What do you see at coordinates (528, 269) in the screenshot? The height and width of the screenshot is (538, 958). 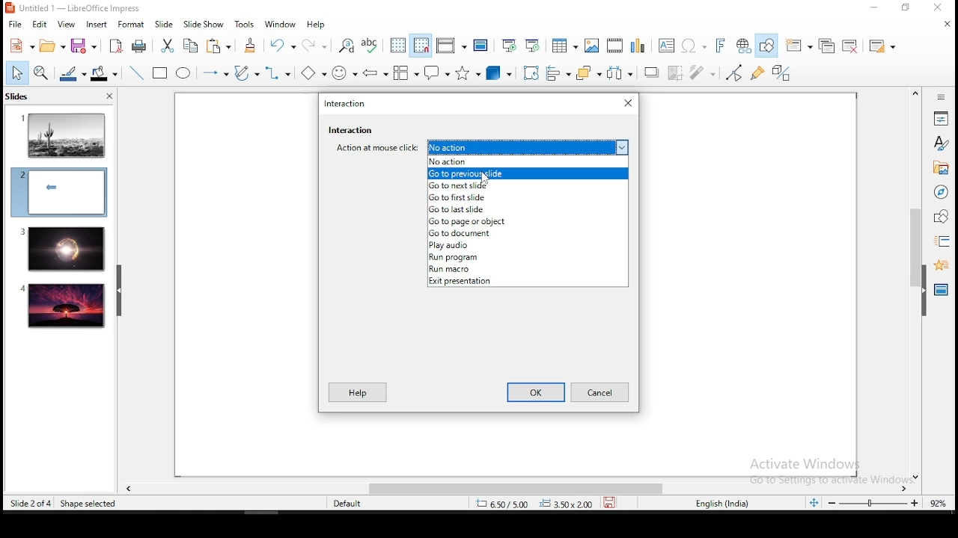 I see `run macro` at bounding box center [528, 269].